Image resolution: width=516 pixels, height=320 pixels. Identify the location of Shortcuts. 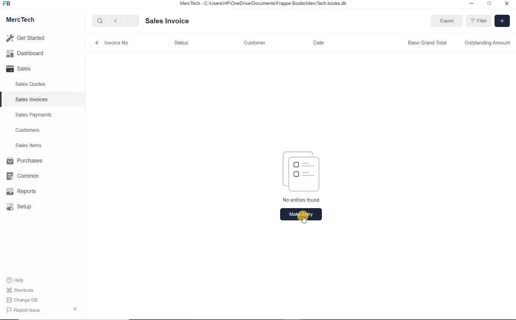
(23, 291).